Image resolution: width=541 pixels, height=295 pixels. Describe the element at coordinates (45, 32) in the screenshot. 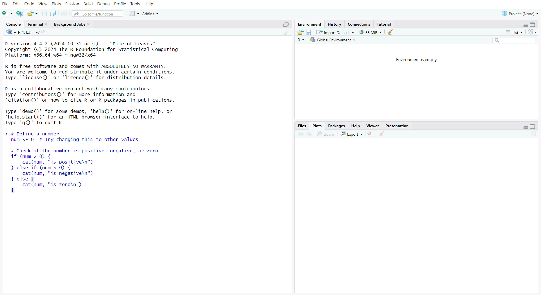

I see `view current working directory` at that location.